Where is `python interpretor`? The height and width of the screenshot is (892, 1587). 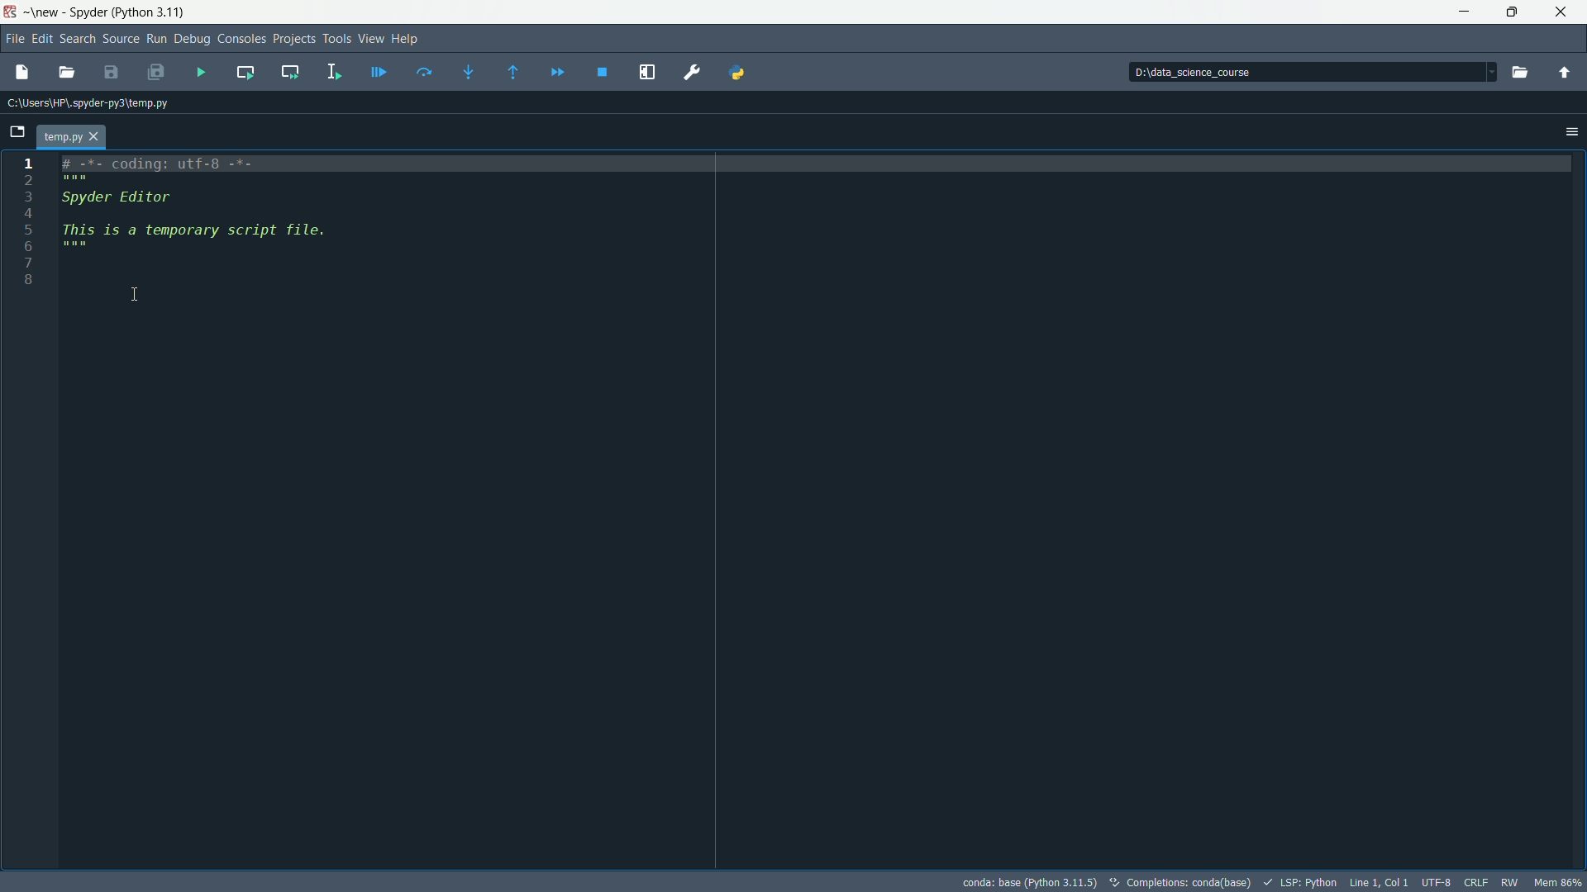 python interpretor is located at coordinates (1027, 881).